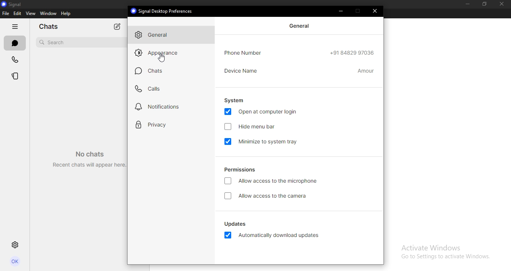 The image size is (511, 271). What do you see at coordinates (14, 4) in the screenshot?
I see `signal logo` at bounding box center [14, 4].